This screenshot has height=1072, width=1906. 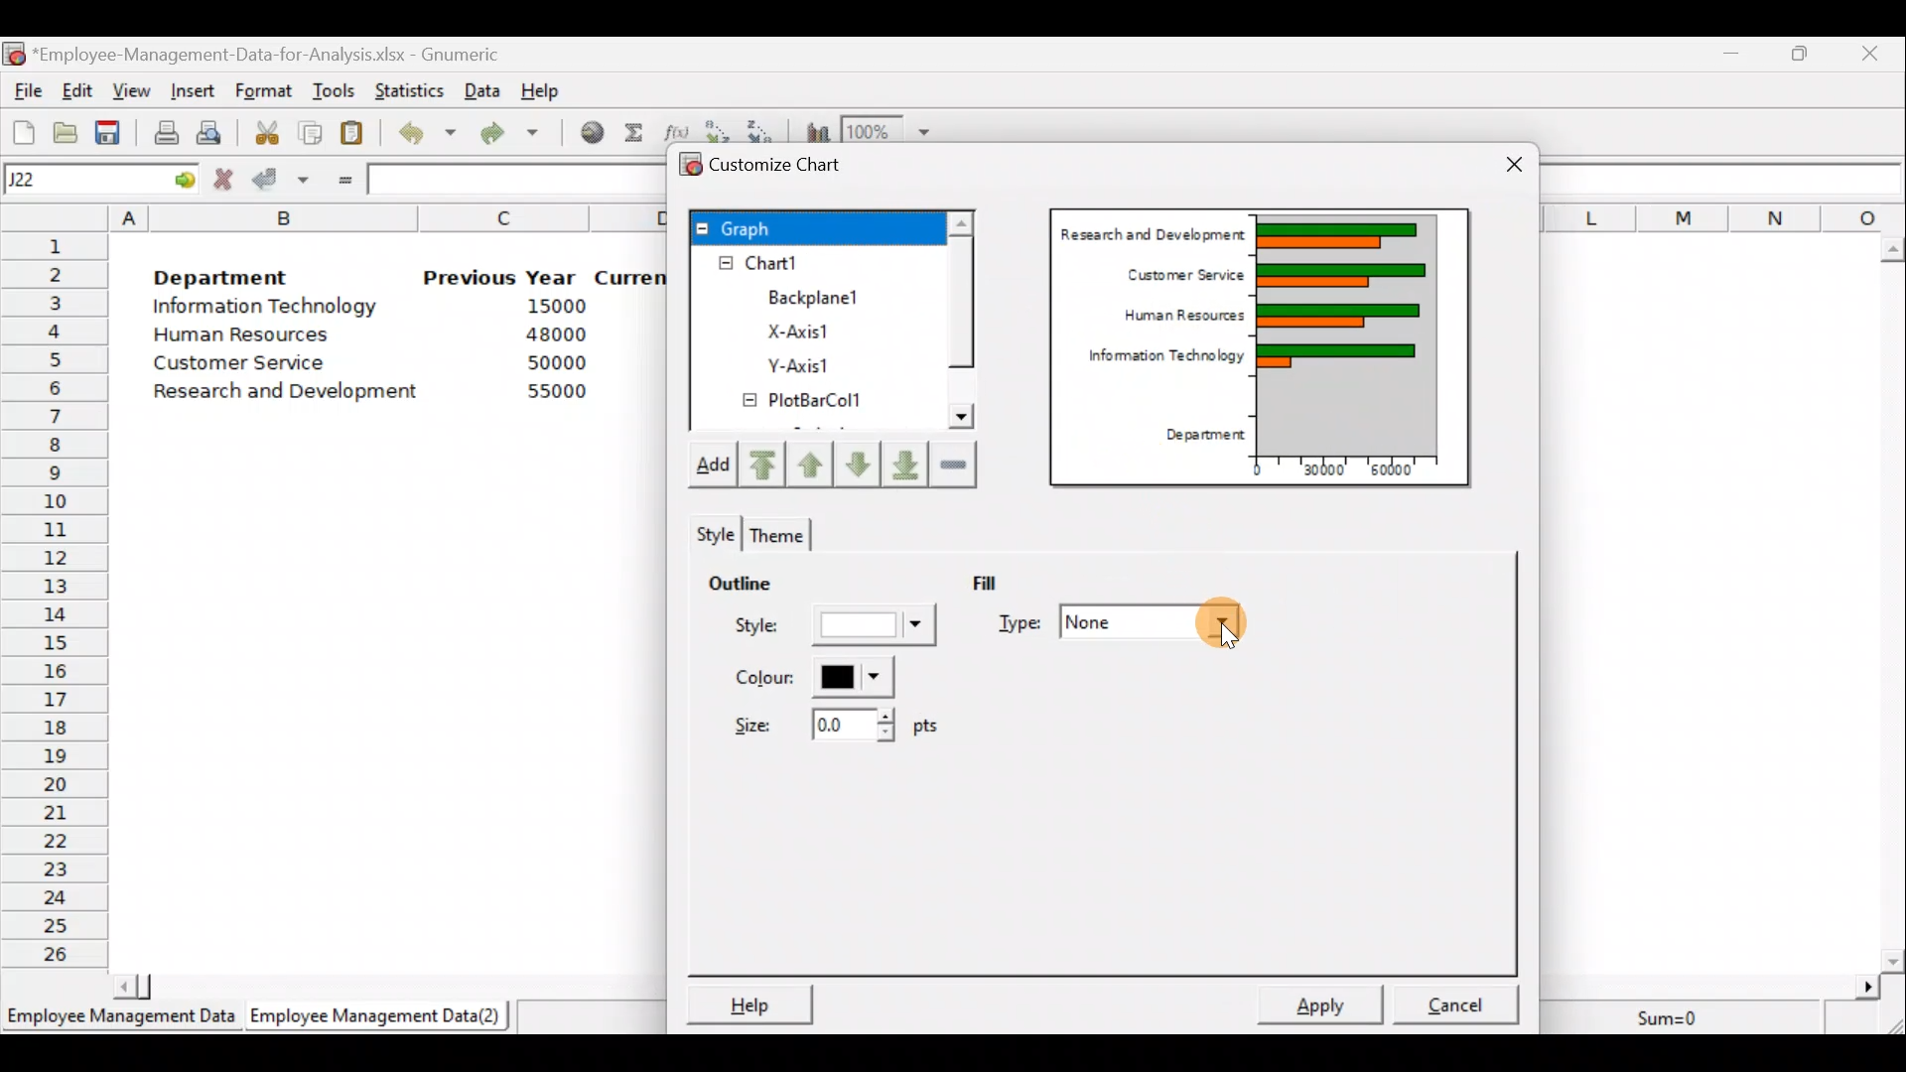 I want to click on Style, so click(x=713, y=532).